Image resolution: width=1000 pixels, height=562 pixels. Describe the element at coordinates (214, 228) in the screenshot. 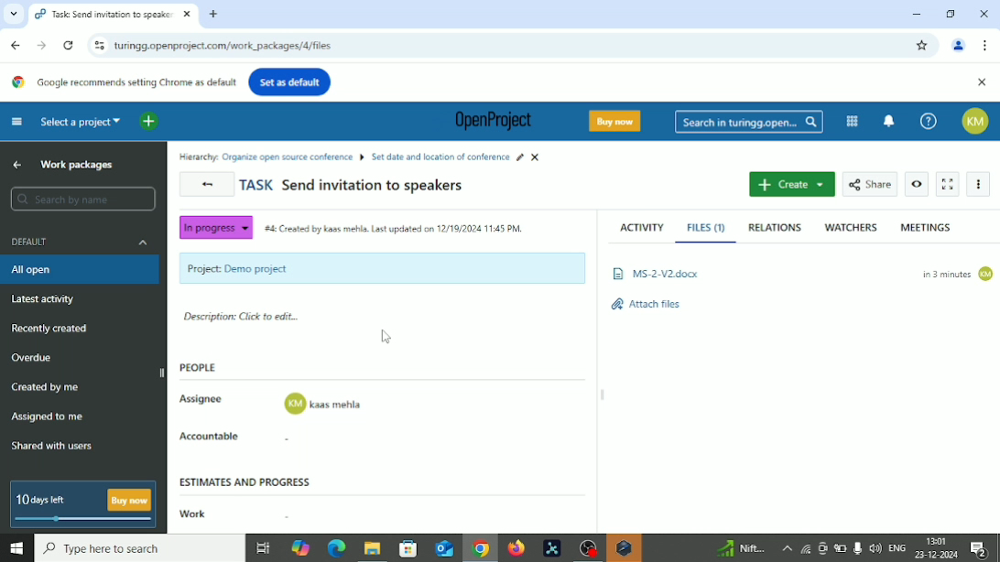

I see `In progress` at that location.